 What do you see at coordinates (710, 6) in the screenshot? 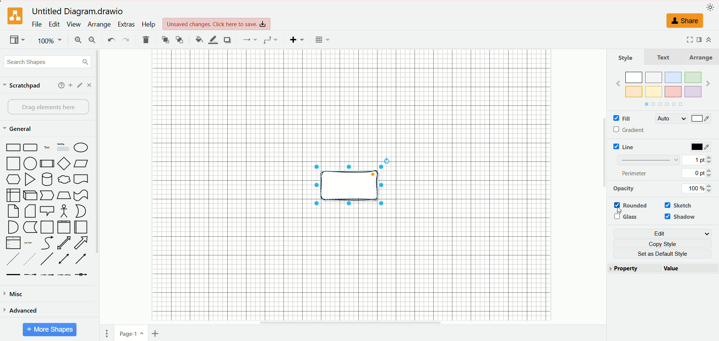
I see `appearance` at bounding box center [710, 6].